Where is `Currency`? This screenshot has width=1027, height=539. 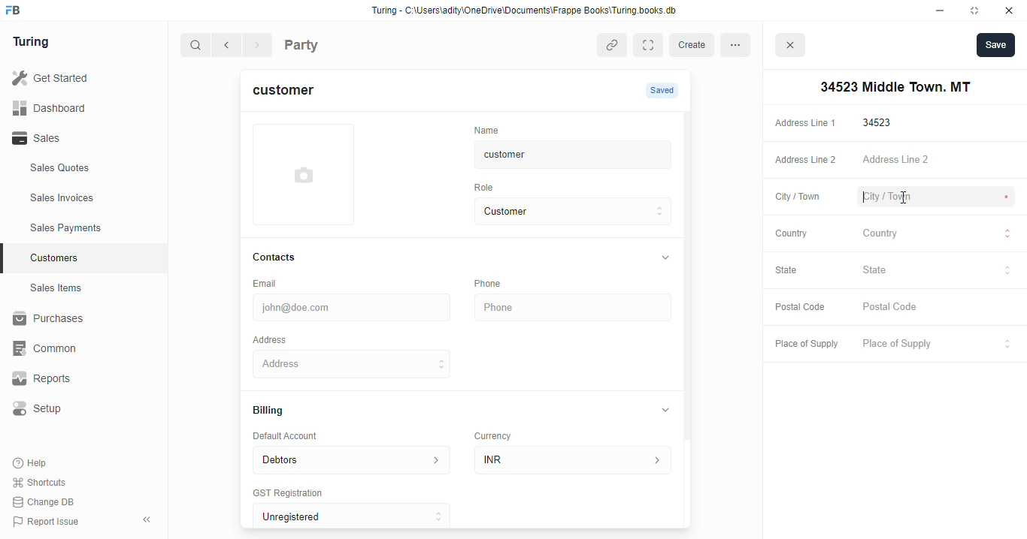 Currency is located at coordinates (499, 432).